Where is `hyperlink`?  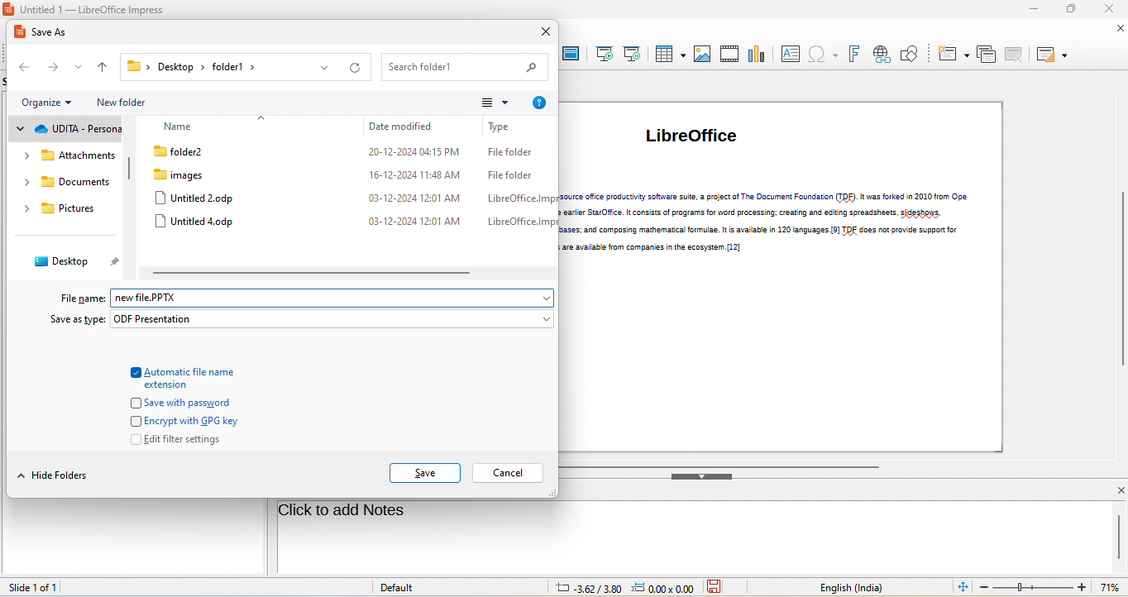
hyperlink is located at coordinates (882, 55).